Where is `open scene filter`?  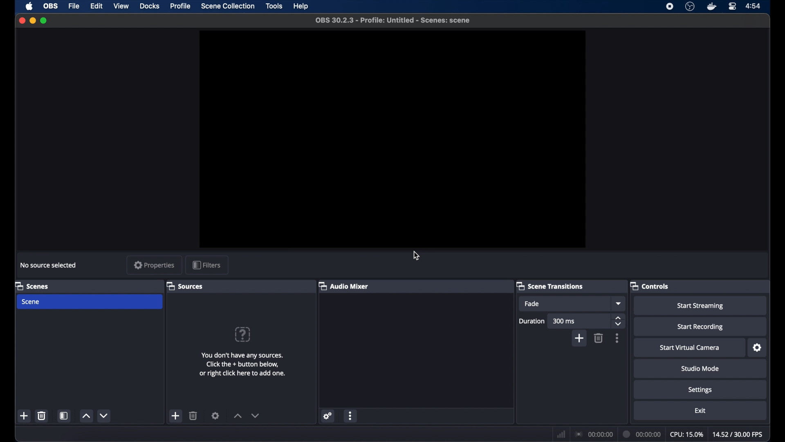
open scene filter is located at coordinates (64, 416).